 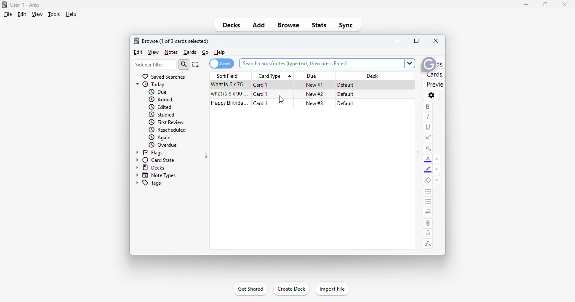 What do you see at coordinates (315, 103) in the screenshot?
I see `new #3` at bounding box center [315, 103].